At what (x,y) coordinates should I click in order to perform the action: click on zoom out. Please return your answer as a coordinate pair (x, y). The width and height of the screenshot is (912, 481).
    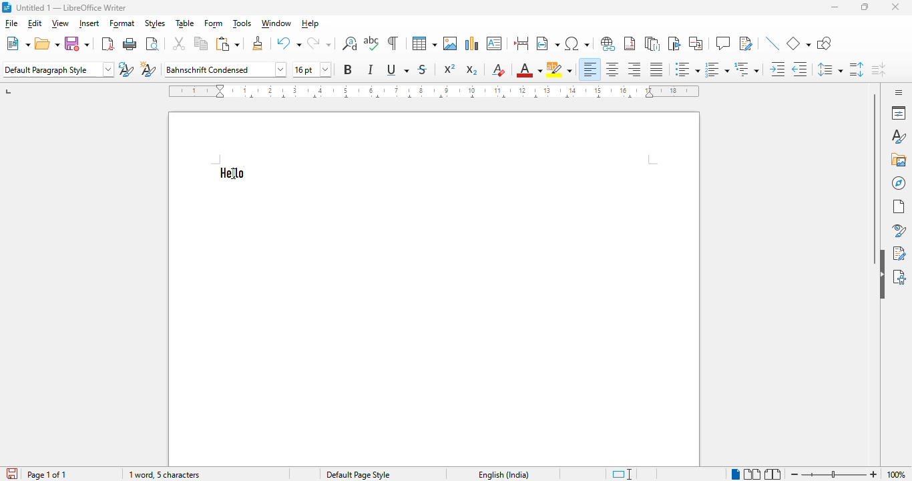
    Looking at the image, I should click on (793, 474).